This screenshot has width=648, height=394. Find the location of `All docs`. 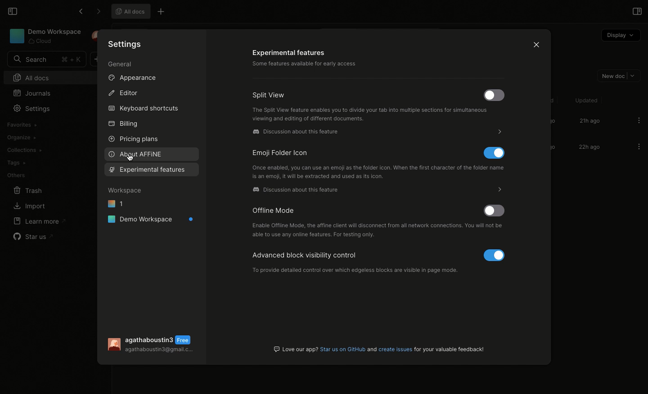

All docs is located at coordinates (129, 11).